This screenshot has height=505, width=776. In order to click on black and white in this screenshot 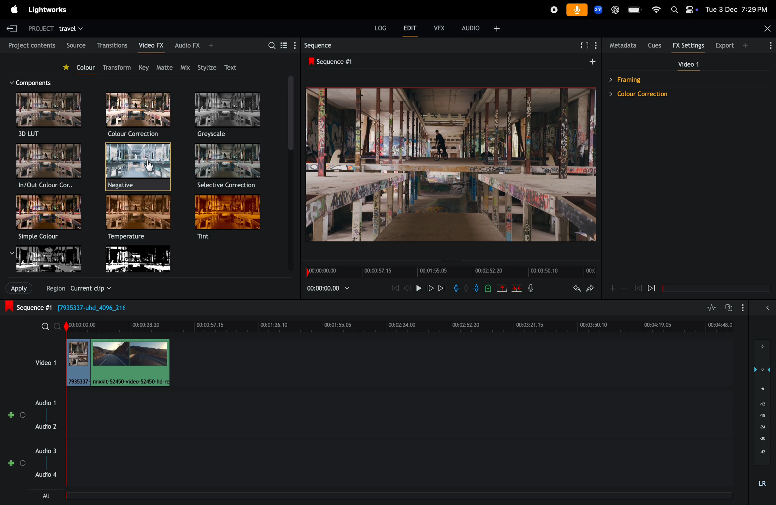, I will do `click(49, 262)`.